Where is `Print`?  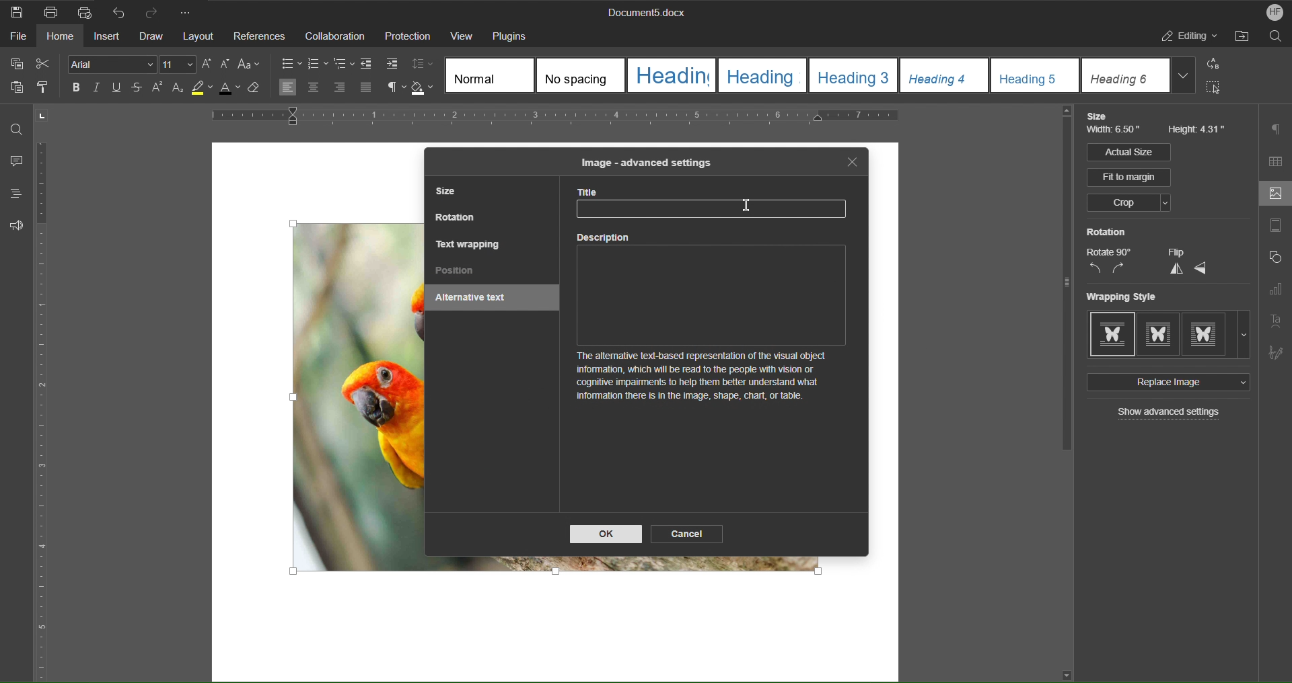 Print is located at coordinates (52, 12).